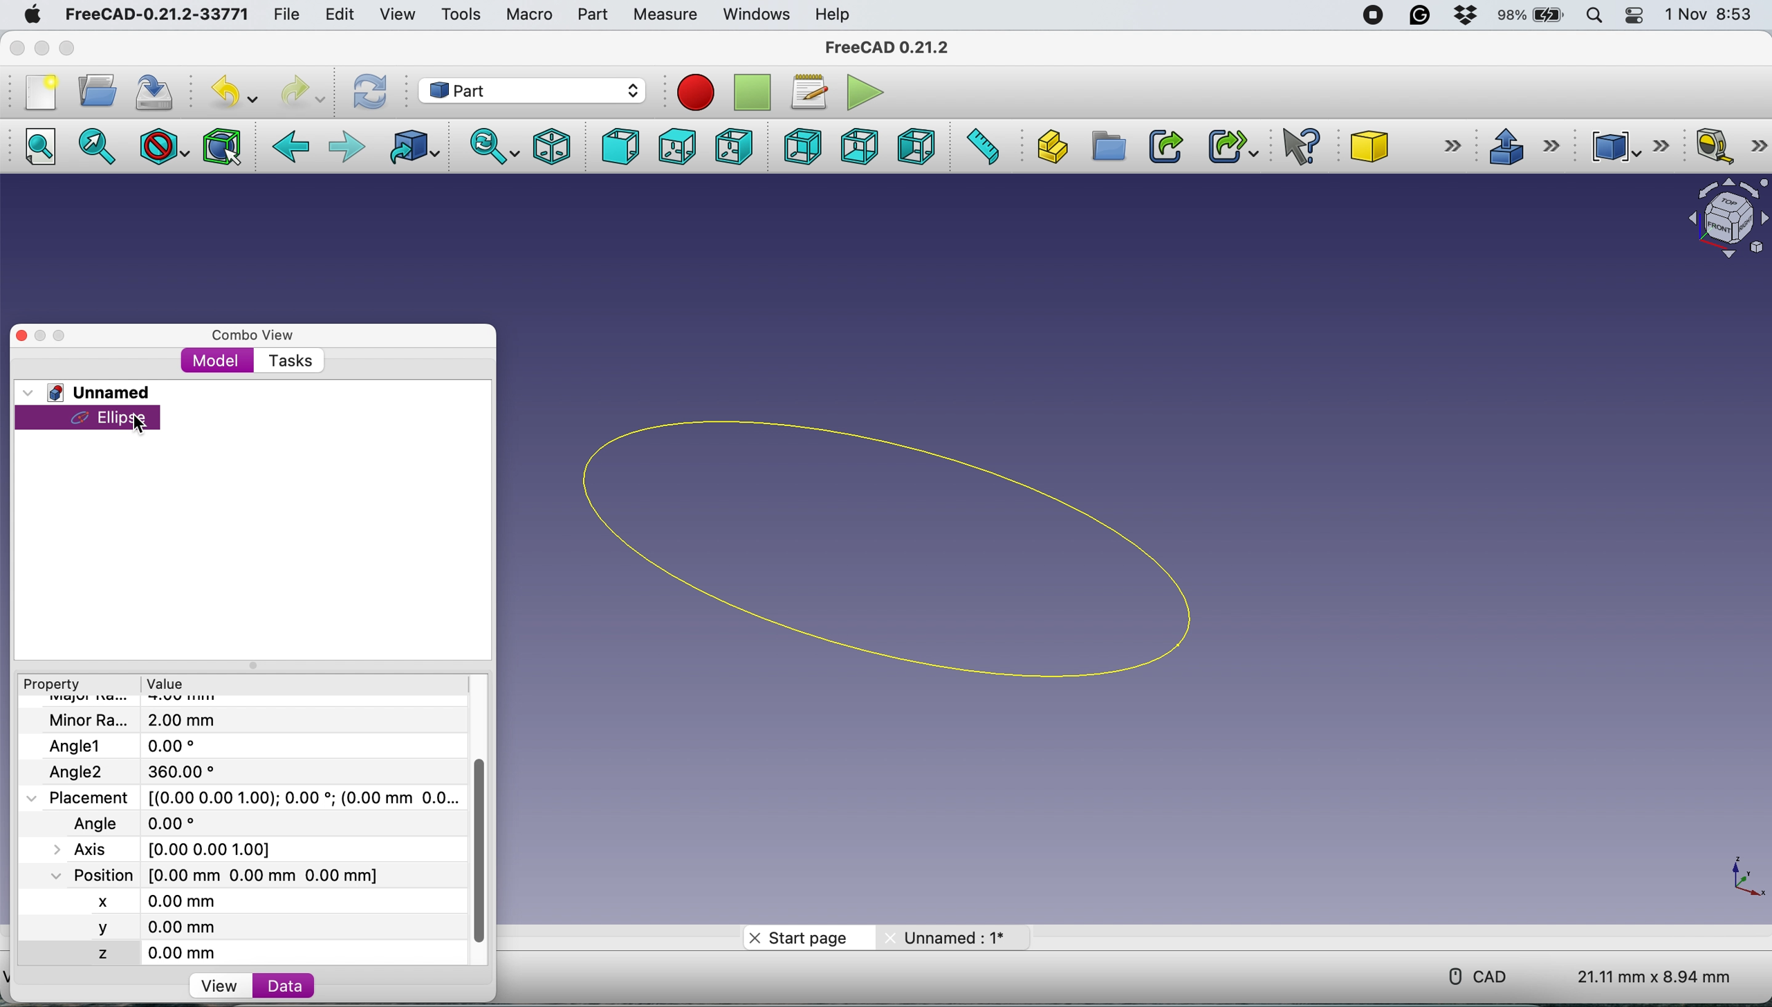 This screenshot has height=1007, width=1772. What do you see at coordinates (176, 847) in the screenshot?
I see `Axis` at bounding box center [176, 847].